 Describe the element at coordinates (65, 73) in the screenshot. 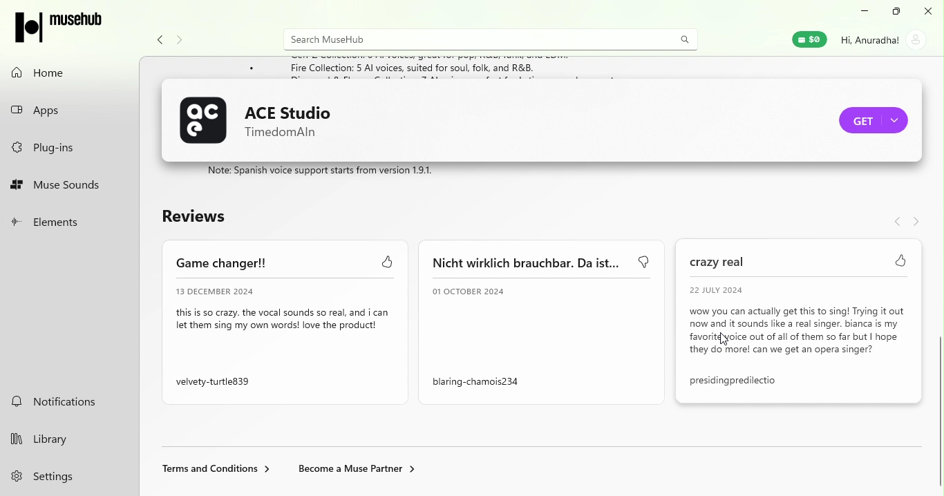

I see `home` at that location.